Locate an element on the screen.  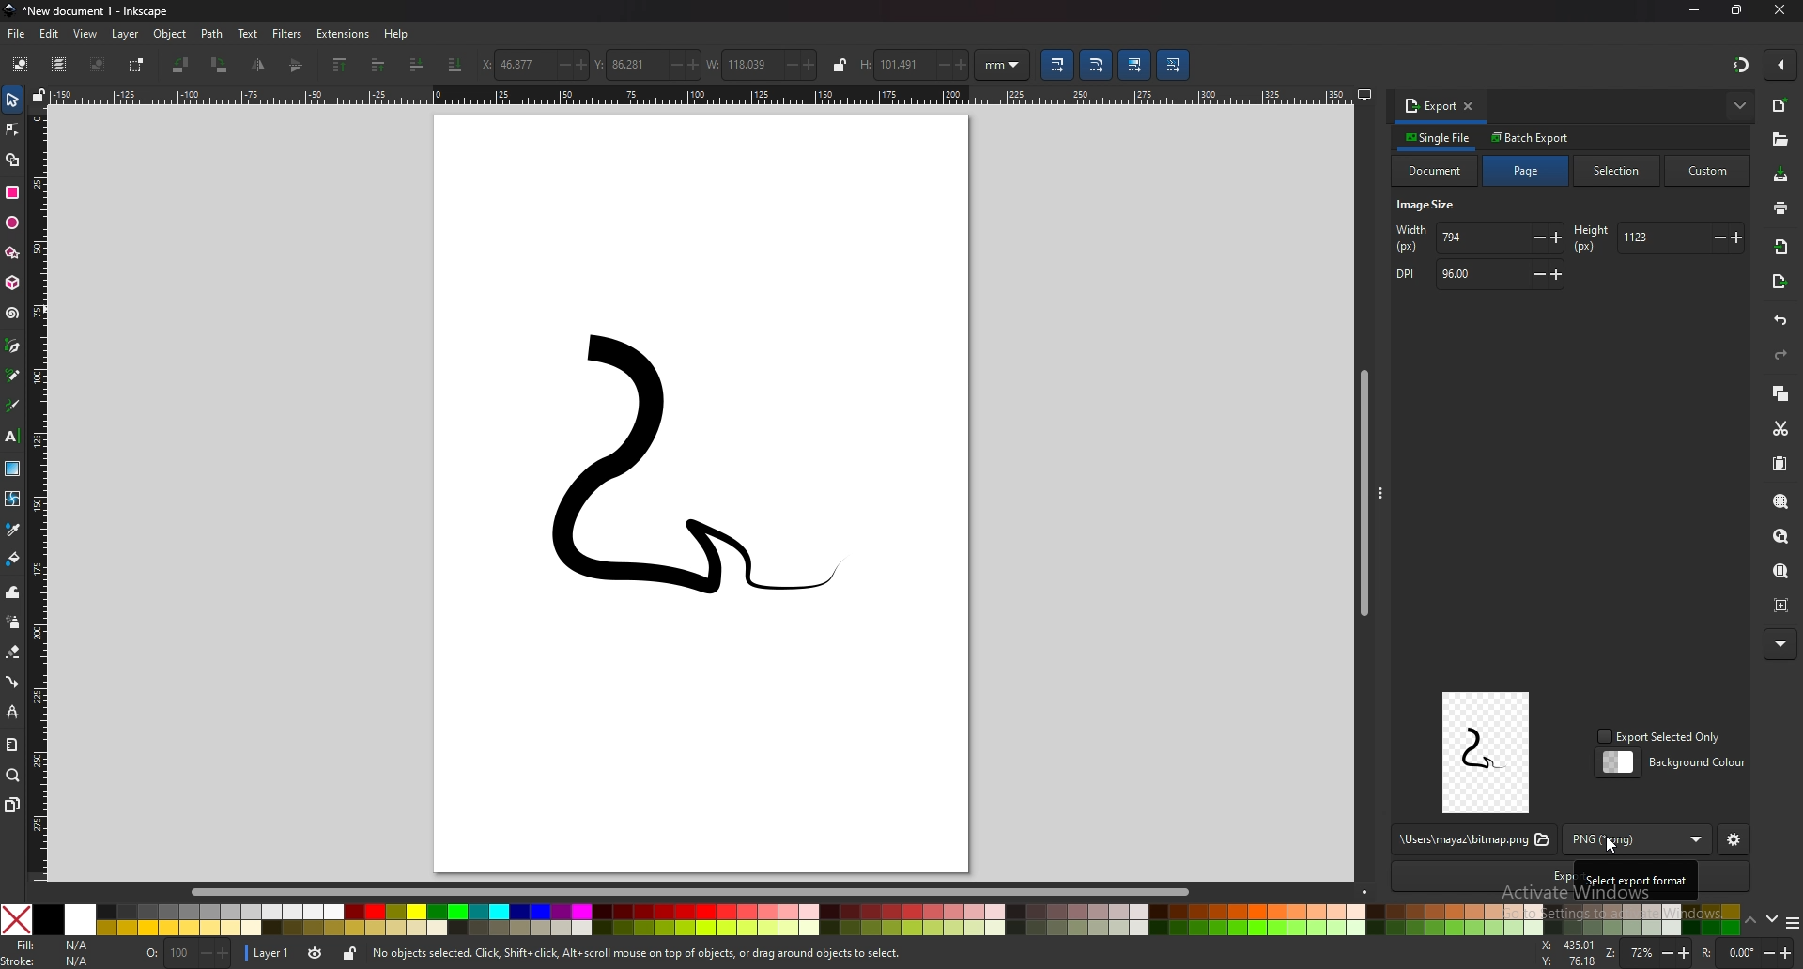
copy is located at coordinates (1781, 392).